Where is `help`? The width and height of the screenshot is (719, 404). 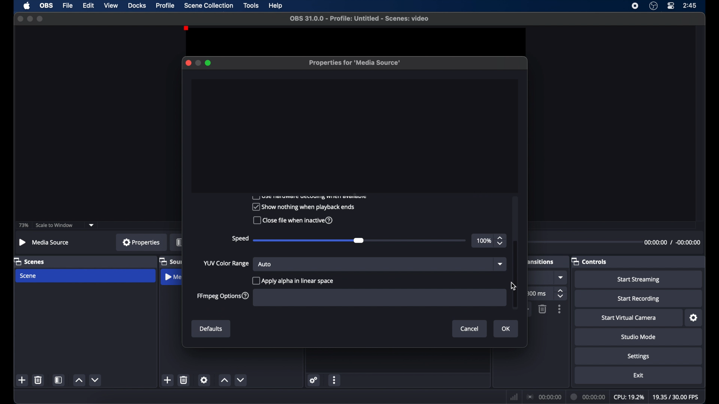 help is located at coordinates (276, 6).